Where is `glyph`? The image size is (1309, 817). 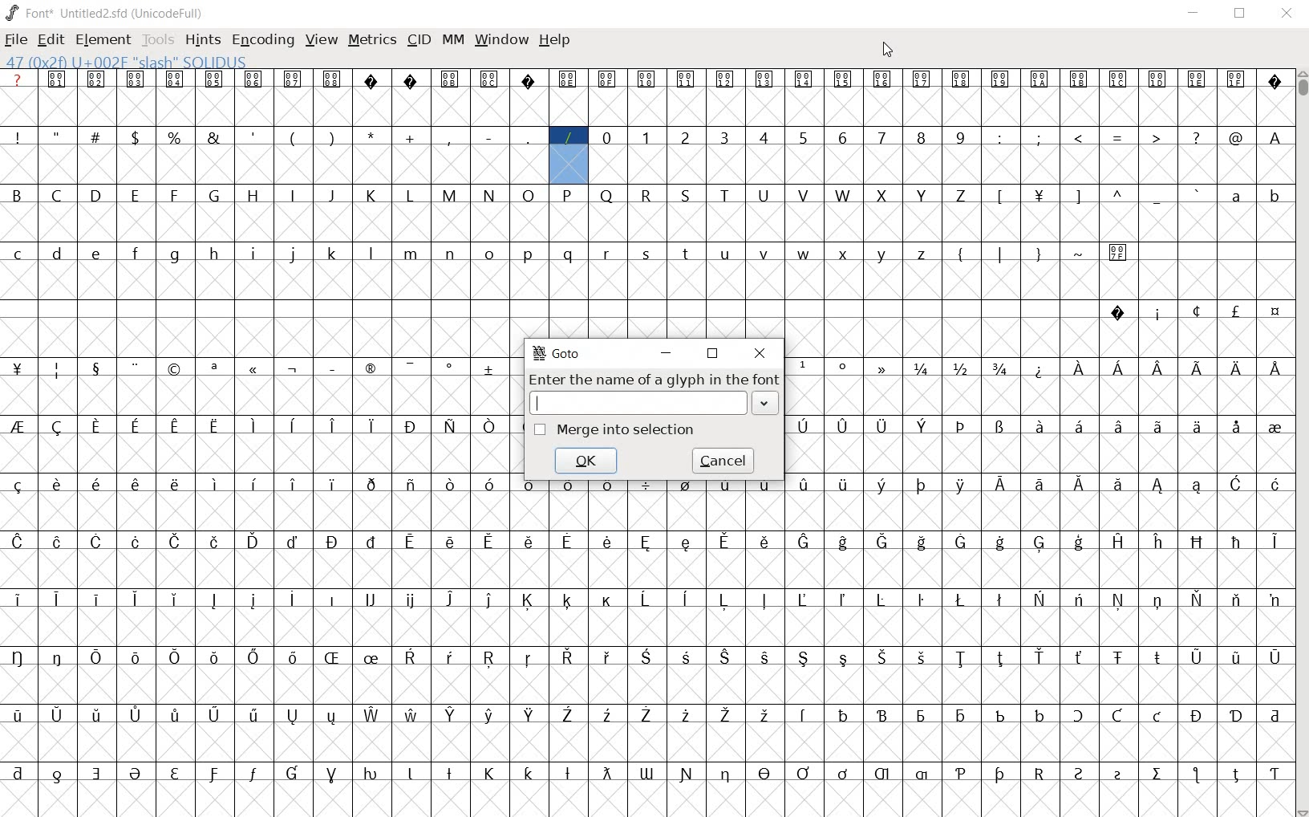
glyph is located at coordinates (452, 543).